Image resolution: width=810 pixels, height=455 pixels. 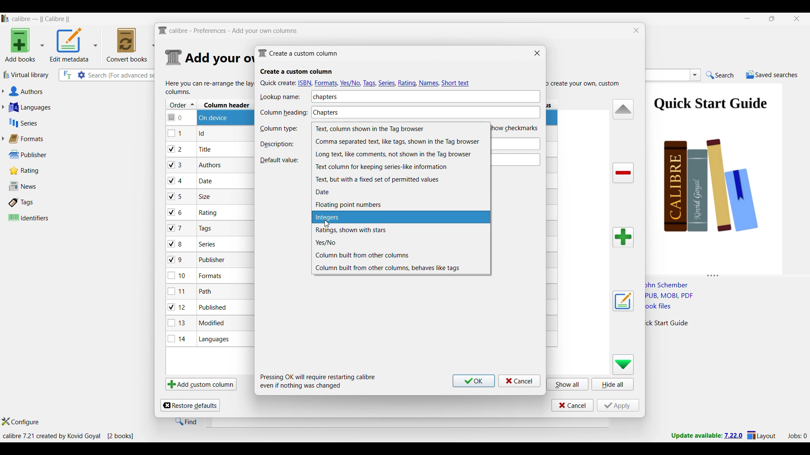 I want to click on Languages, so click(x=64, y=107).